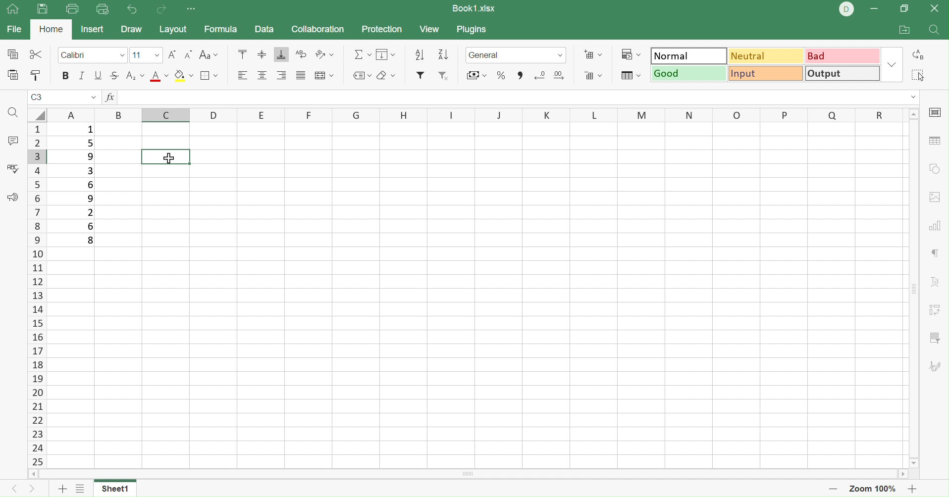 The height and width of the screenshot is (497, 949). Describe the element at coordinates (242, 75) in the screenshot. I see `Align left` at that location.